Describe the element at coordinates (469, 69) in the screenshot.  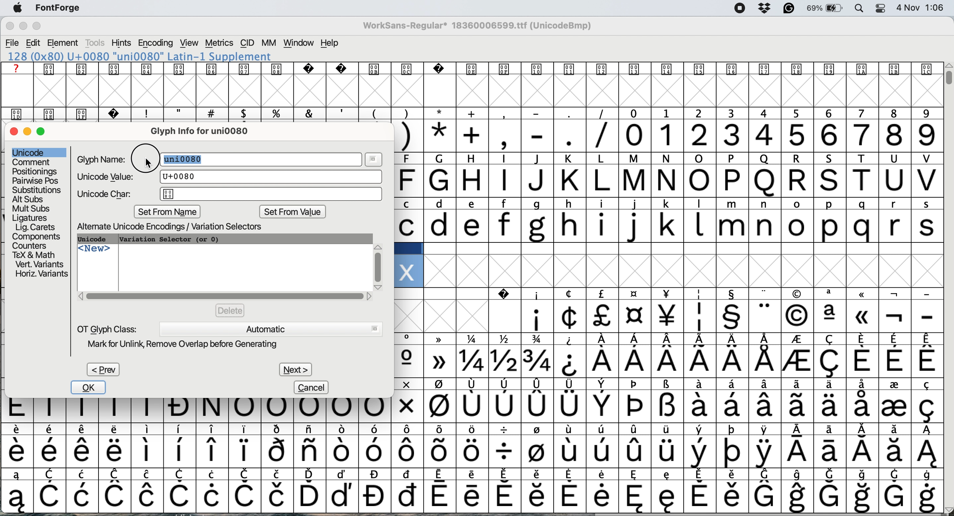
I see `text` at that location.